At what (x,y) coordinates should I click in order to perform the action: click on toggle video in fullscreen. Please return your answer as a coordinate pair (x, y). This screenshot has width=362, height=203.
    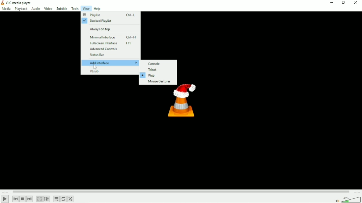
    Looking at the image, I should click on (39, 199).